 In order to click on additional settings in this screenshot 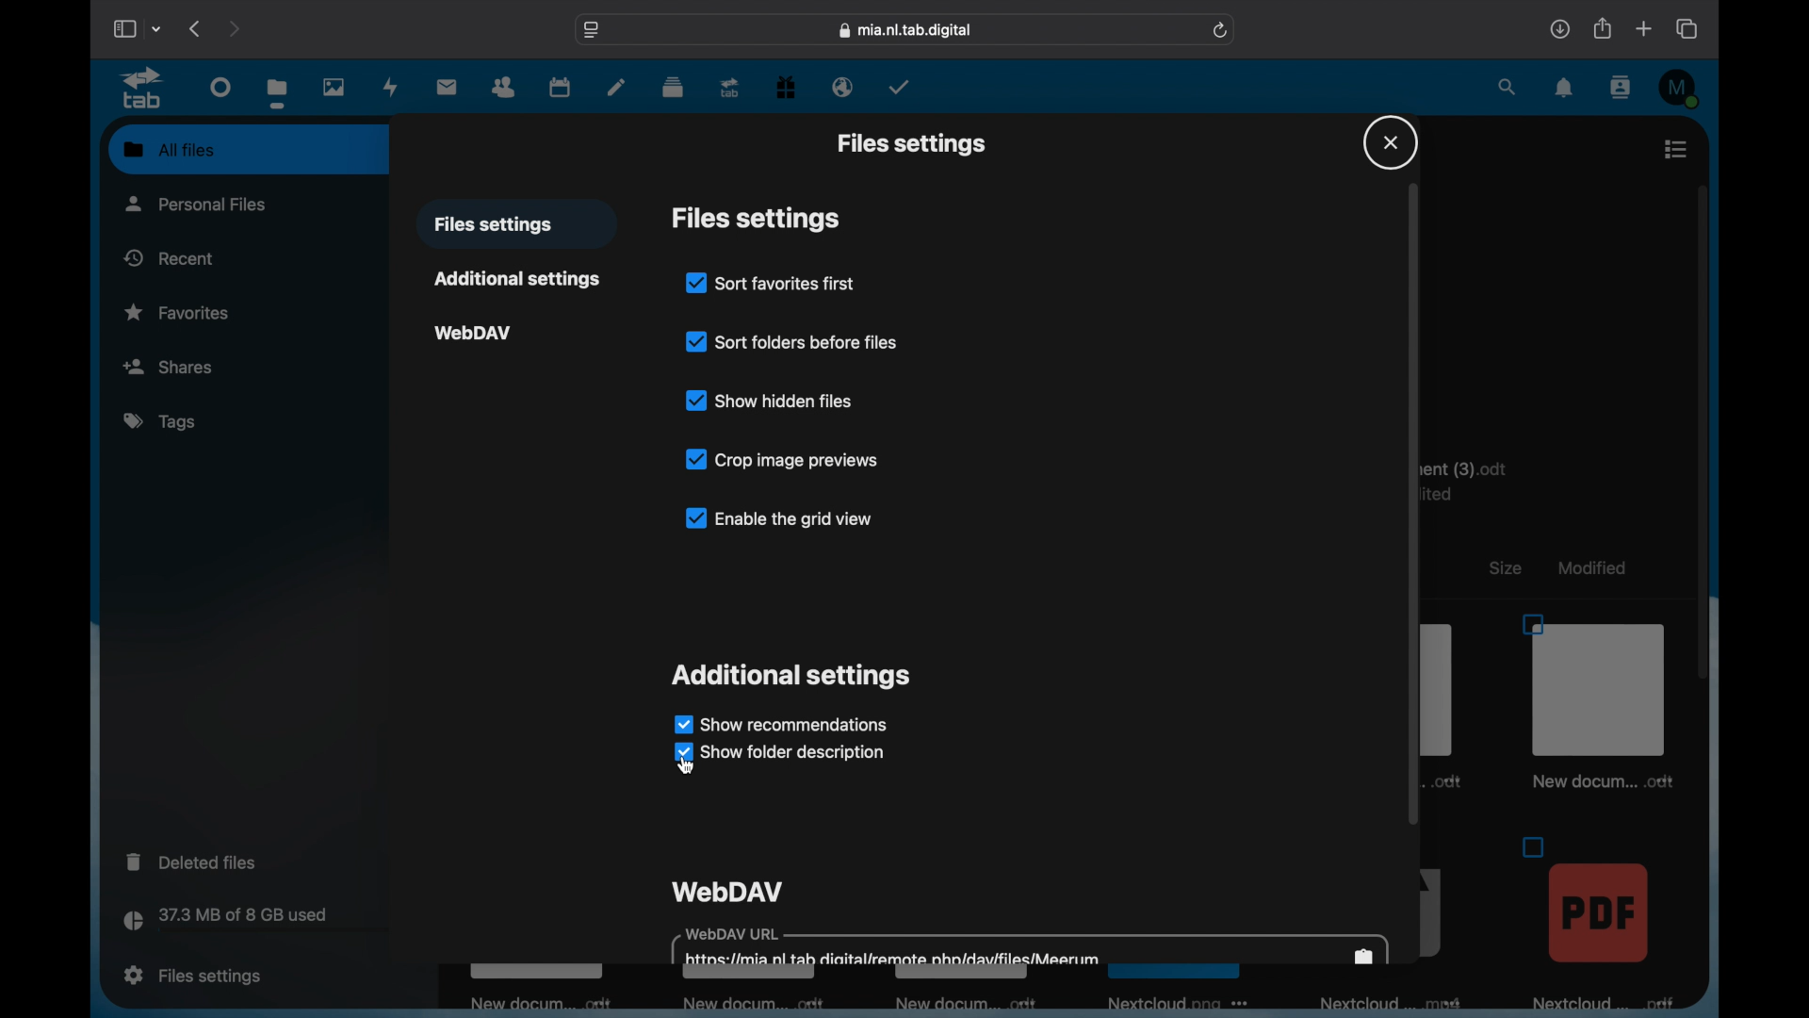, I will do `click(515, 278)`.